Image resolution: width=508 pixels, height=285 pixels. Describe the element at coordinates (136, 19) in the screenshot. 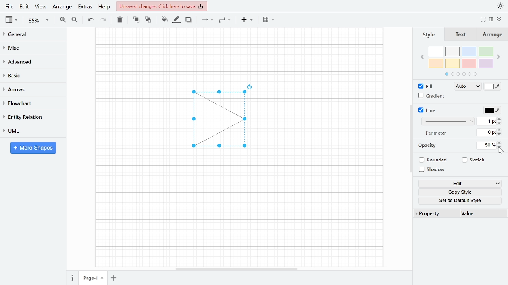

I see `To front` at that location.